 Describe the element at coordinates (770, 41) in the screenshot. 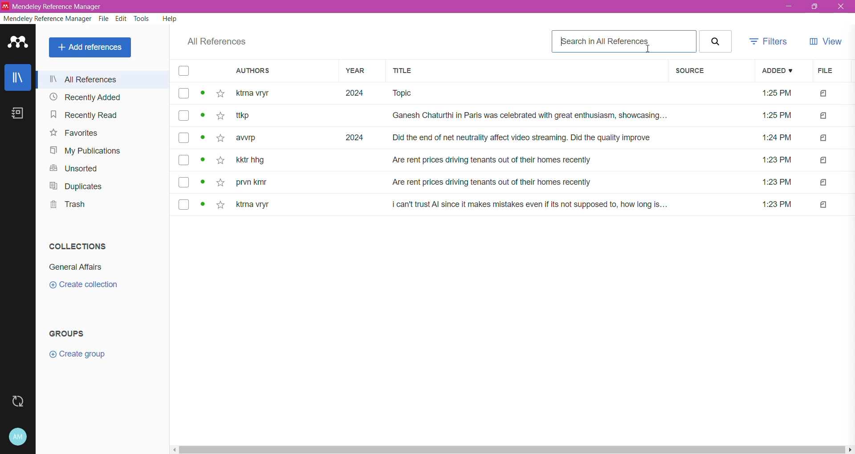

I see `Filters` at that location.